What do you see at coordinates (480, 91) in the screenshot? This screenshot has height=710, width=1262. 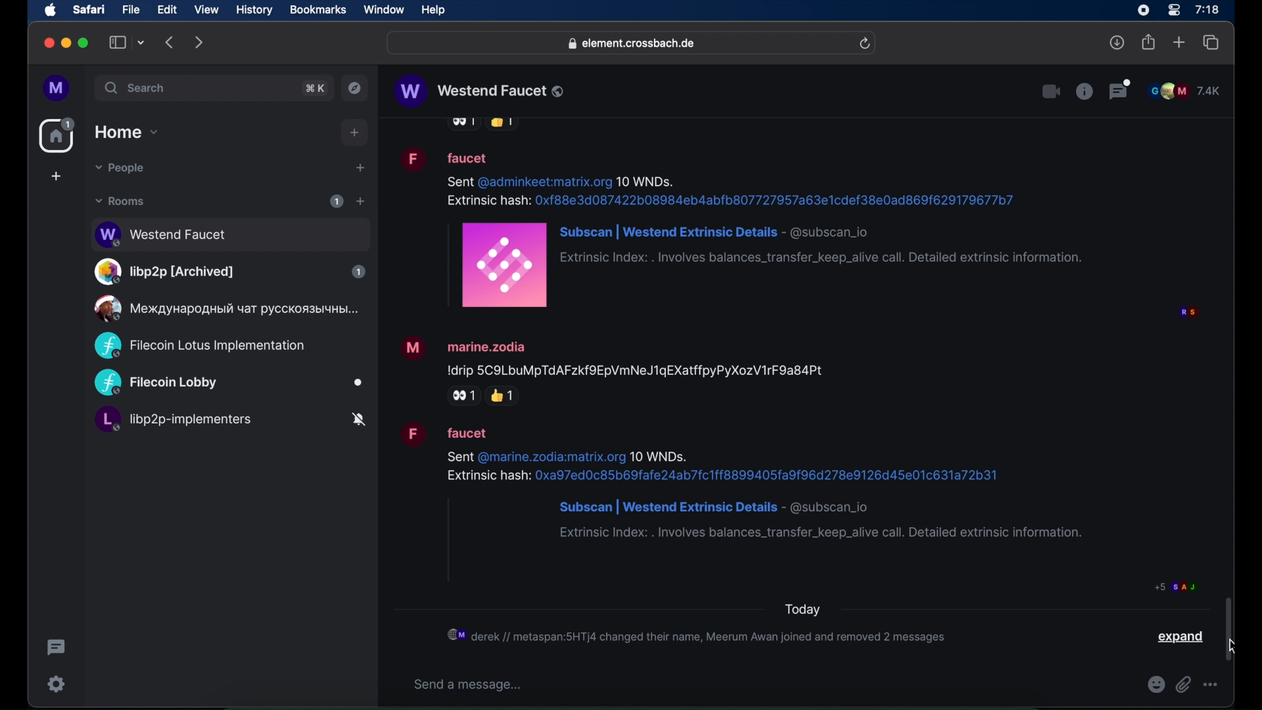 I see `public room name` at bounding box center [480, 91].